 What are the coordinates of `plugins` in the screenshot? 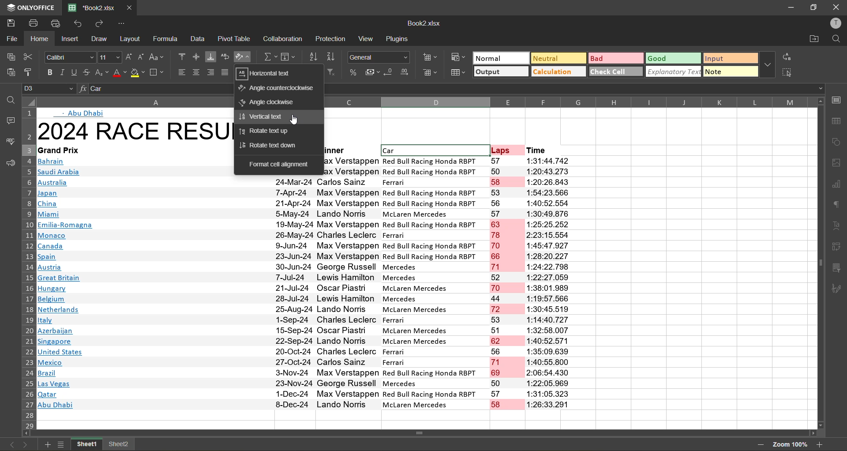 It's located at (398, 39).